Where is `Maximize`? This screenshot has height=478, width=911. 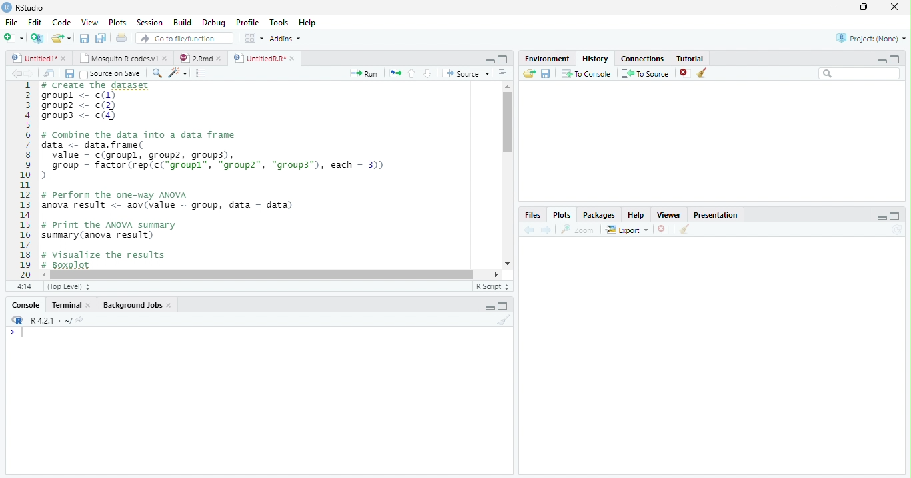 Maximize is located at coordinates (865, 7).